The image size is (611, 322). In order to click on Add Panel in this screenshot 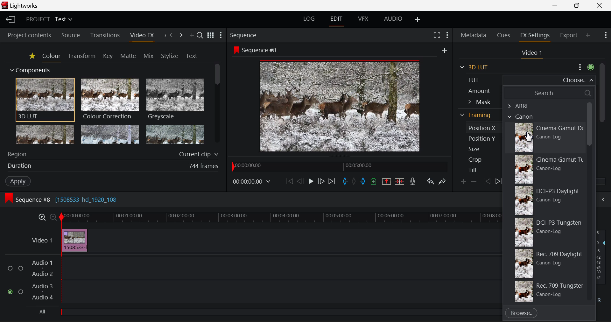, I will do `click(588, 36)`.